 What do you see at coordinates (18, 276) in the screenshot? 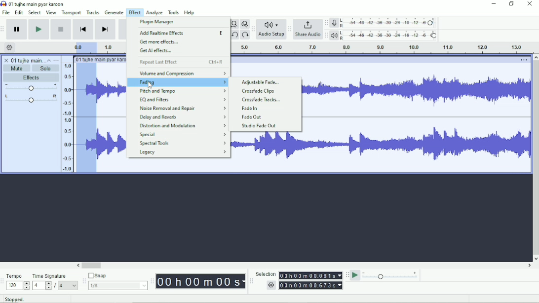
I see `Tempo` at bounding box center [18, 276].